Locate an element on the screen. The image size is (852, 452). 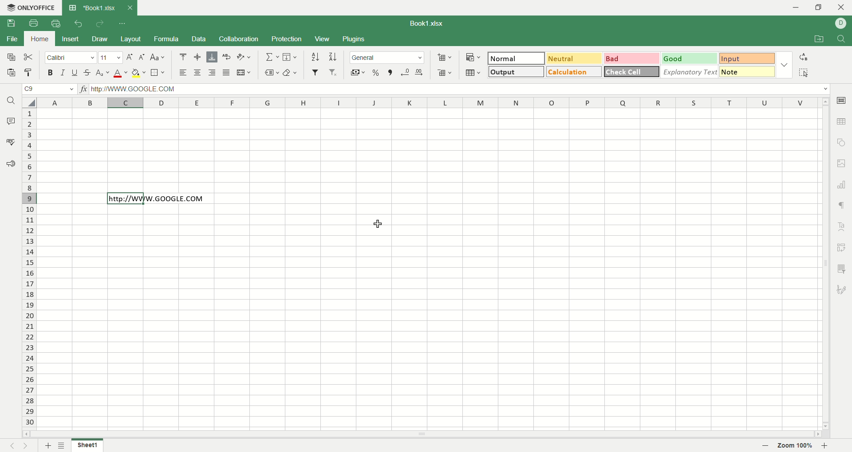
save is located at coordinates (10, 23).